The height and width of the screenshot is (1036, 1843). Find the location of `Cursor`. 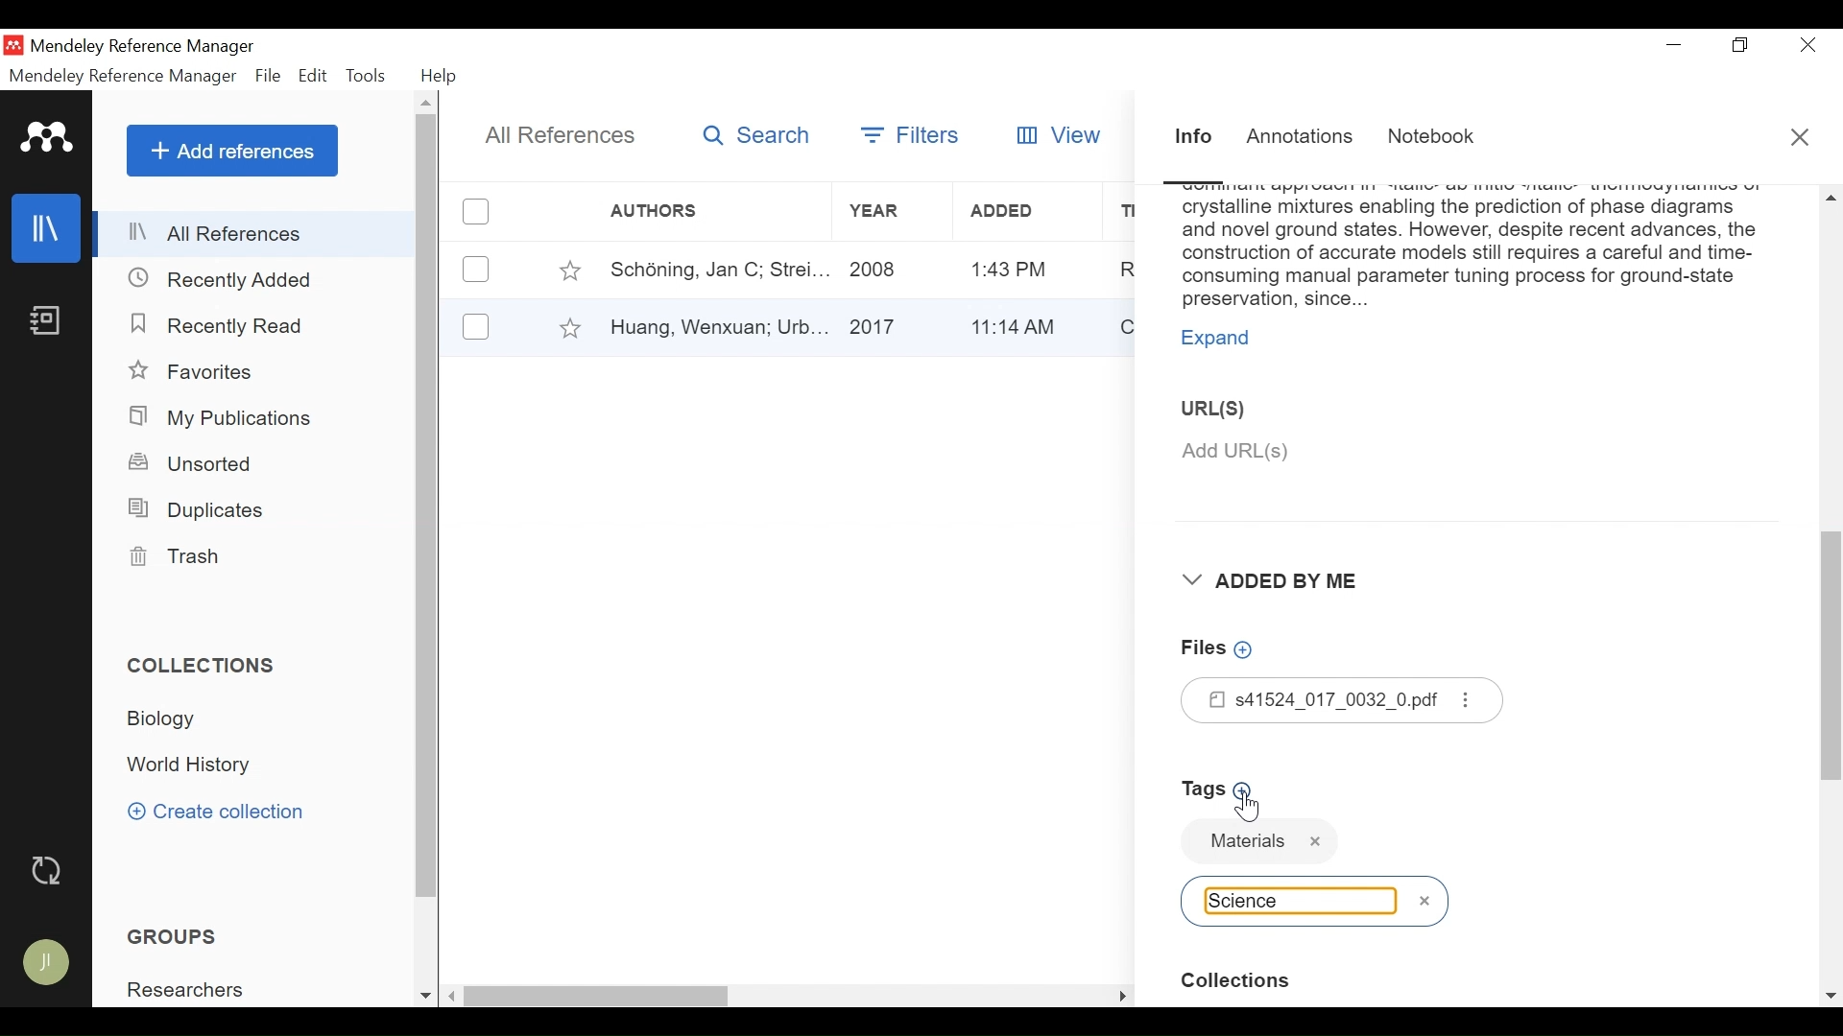

Cursor is located at coordinates (1246, 805).